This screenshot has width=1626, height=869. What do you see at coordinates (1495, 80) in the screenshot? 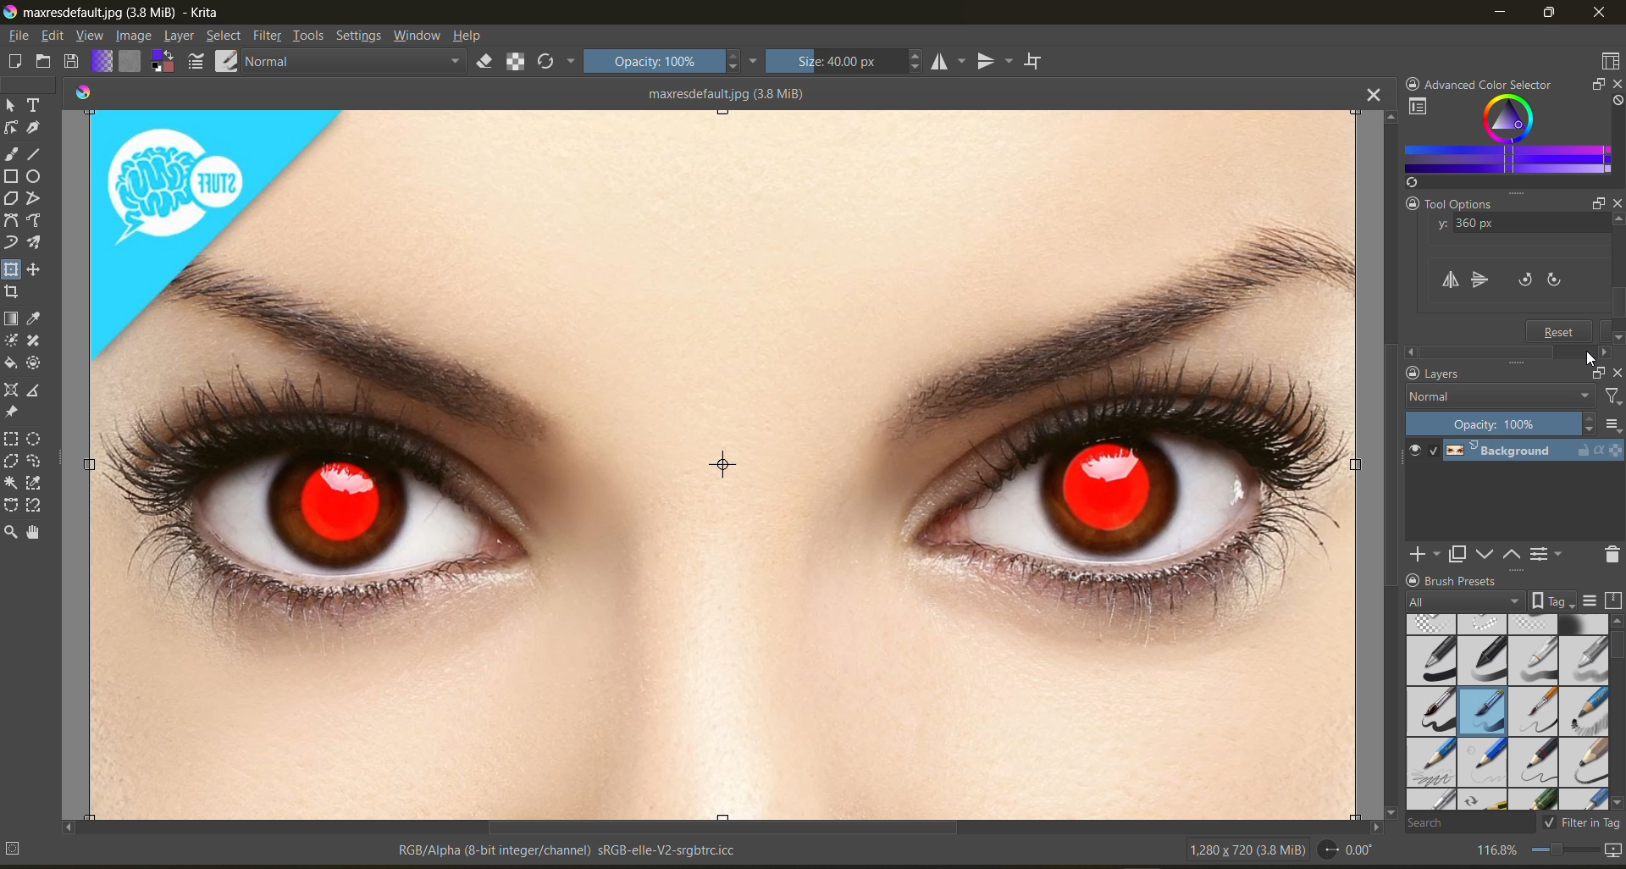
I see `Advanced color selector` at bounding box center [1495, 80].